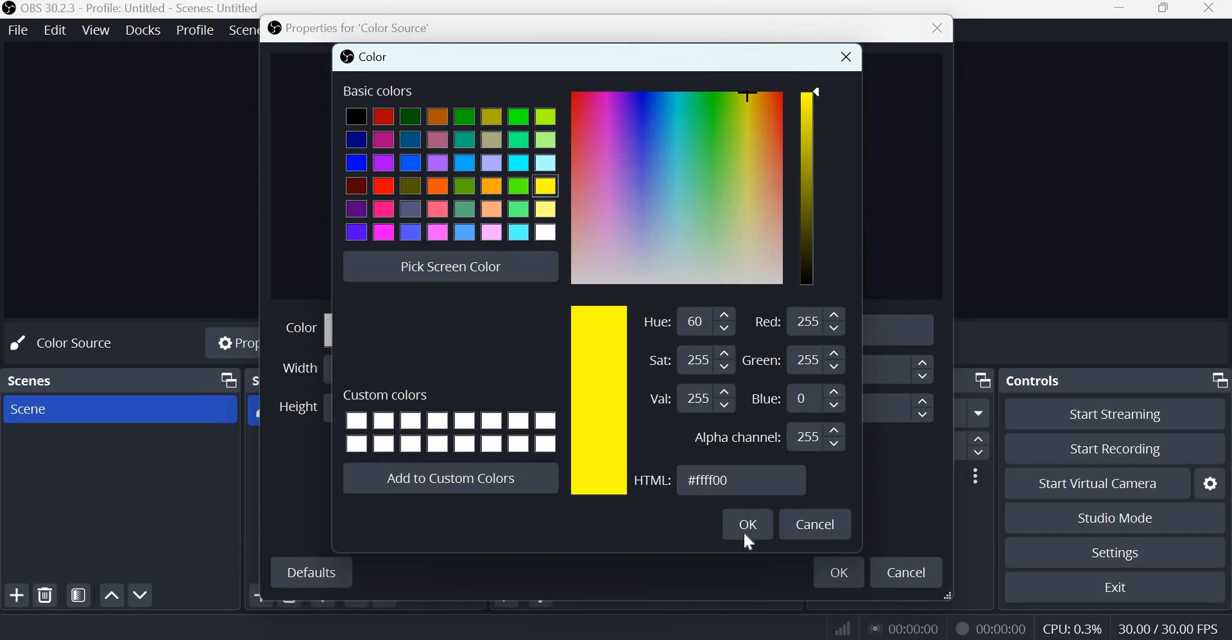 The image size is (1232, 640). What do you see at coordinates (844, 60) in the screenshot?
I see `close` at bounding box center [844, 60].